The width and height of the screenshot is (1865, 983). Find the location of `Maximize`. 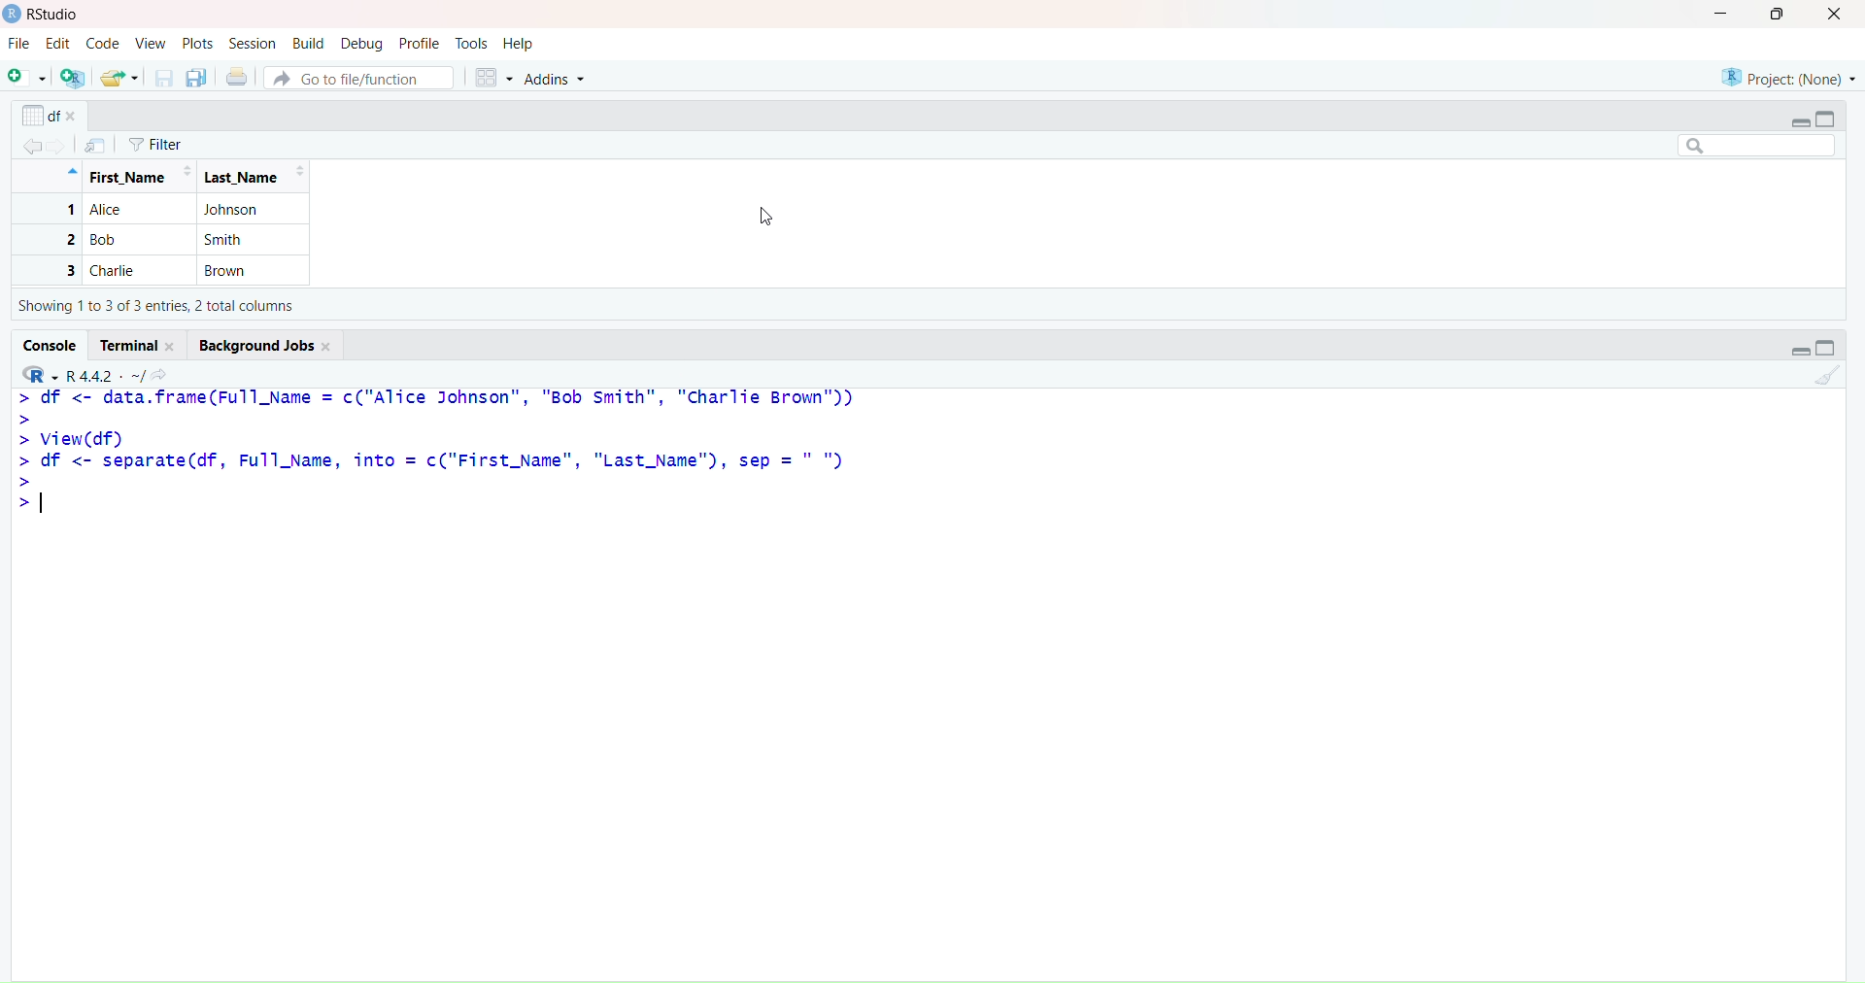

Maximize is located at coordinates (1832, 347).